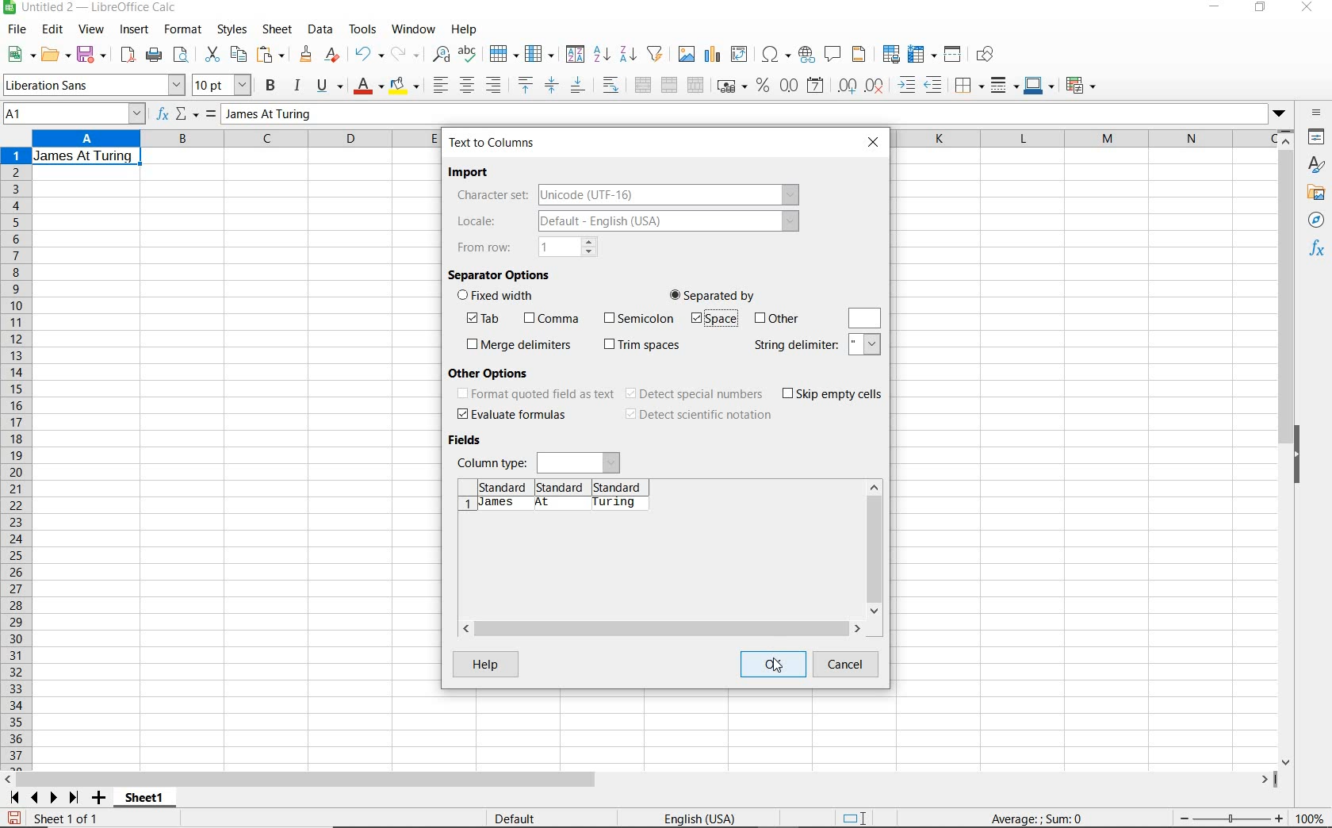 Image resolution: width=1332 pixels, height=828 pixels. I want to click on align right, so click(494, 86).